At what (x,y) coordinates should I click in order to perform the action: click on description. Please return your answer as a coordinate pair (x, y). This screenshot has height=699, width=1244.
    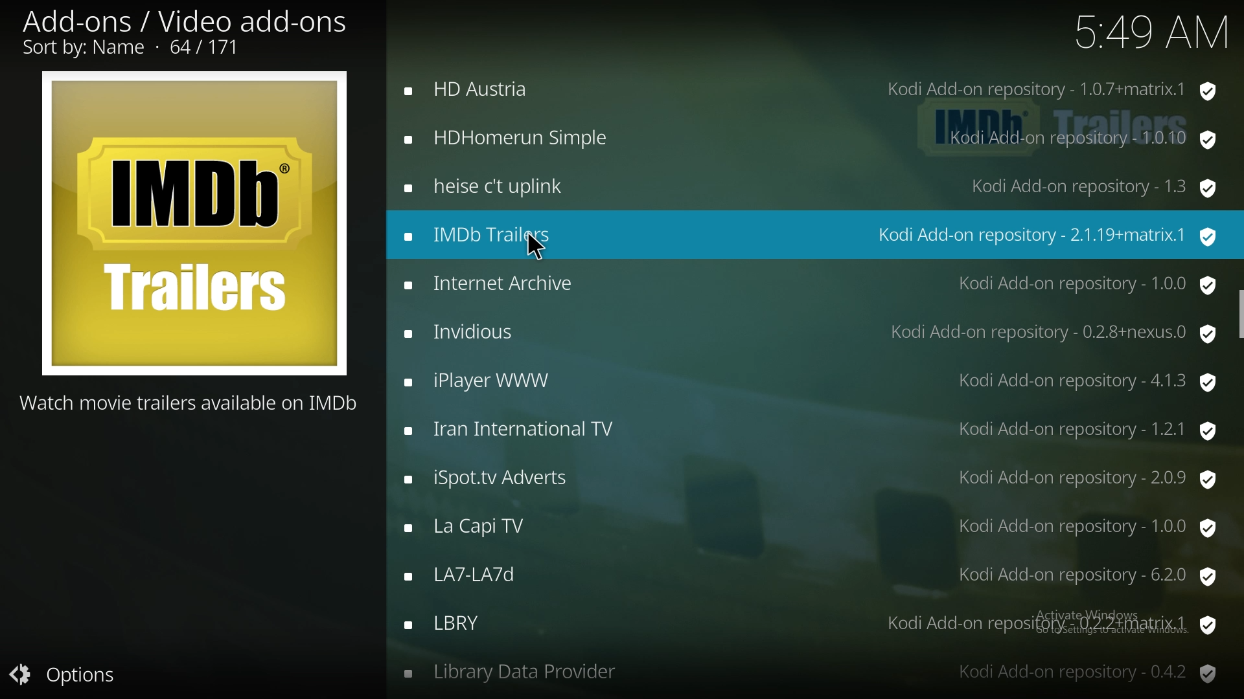
    Looking at the image, I should click on (190, 403).